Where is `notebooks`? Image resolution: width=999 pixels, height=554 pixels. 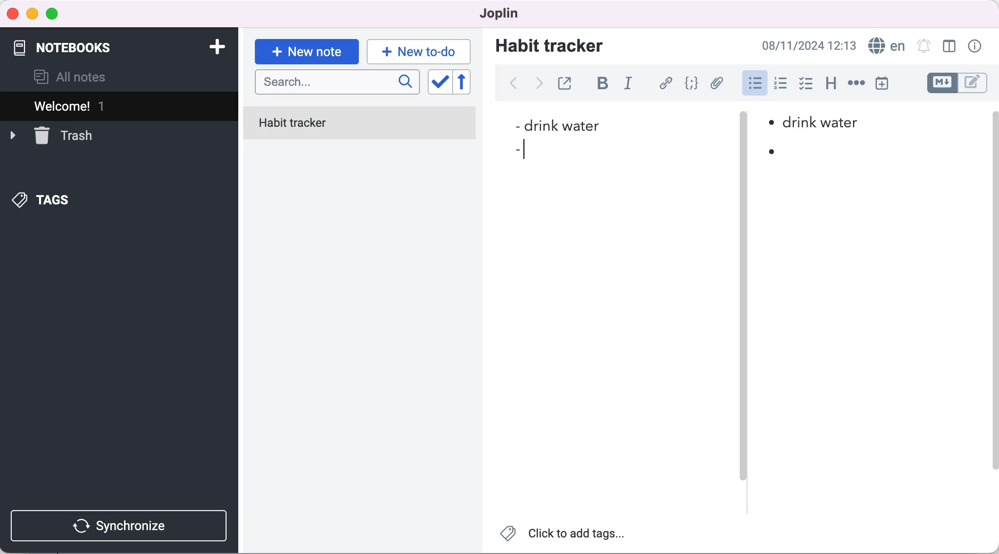
notebooks is located at coordinates (78, 43).